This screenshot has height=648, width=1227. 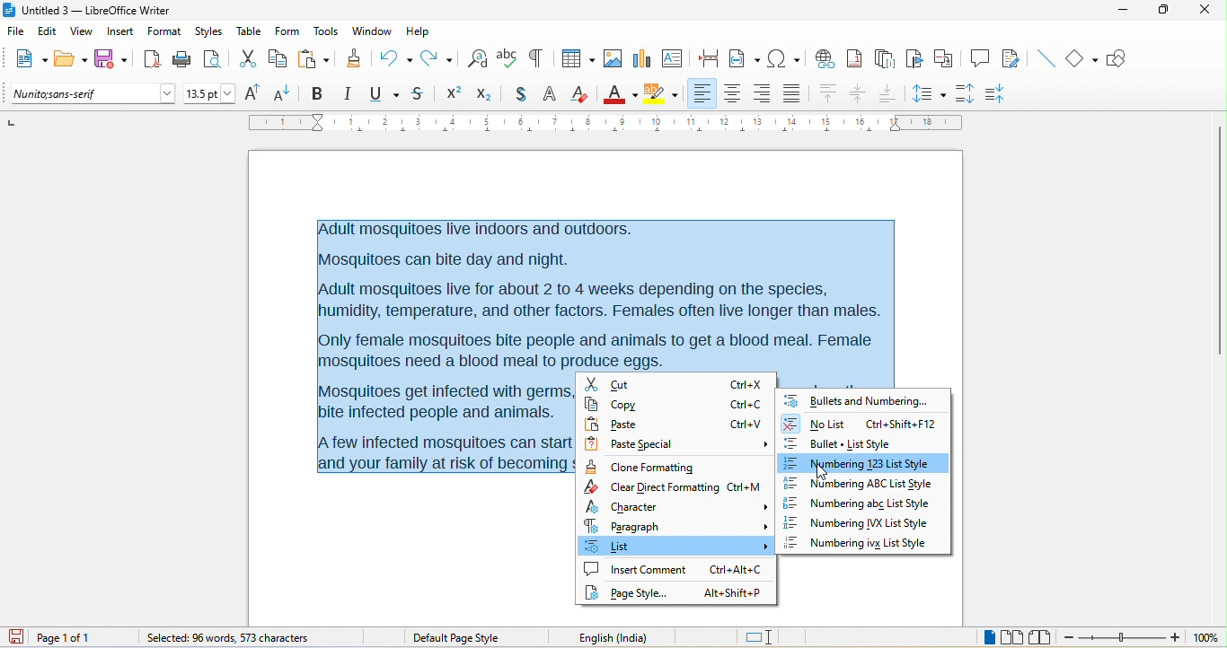 I want to click on copy, so click(x=280, y=58).